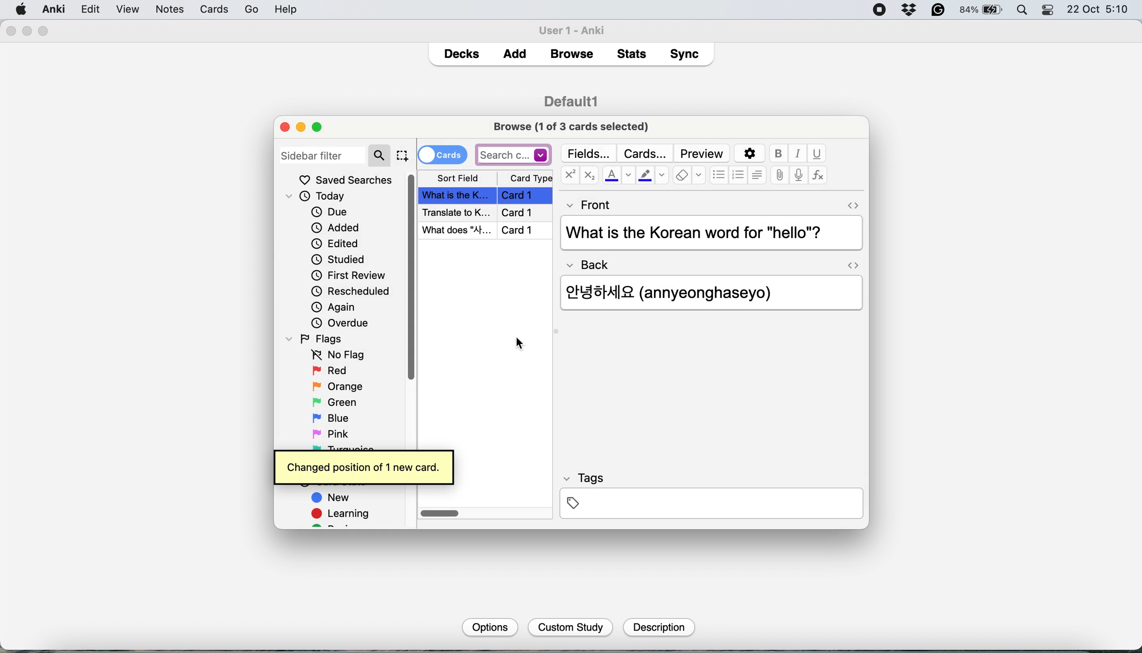  What do you see at coordinates (702, 154) in the screenshot?
I see `preview` at bounding box center [702, 154].